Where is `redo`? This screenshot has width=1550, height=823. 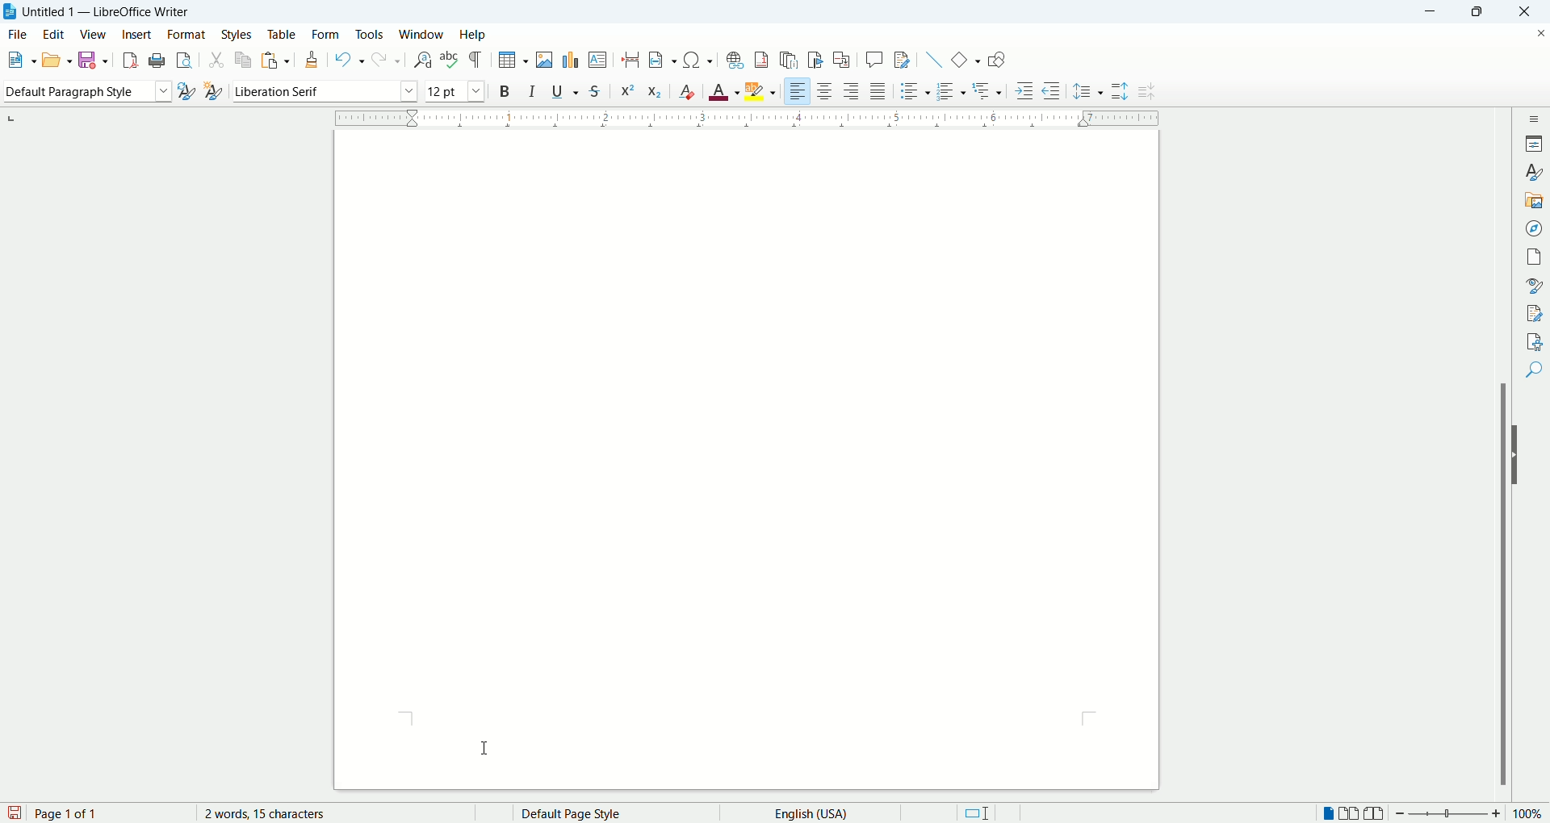 redo is located at coordinates (384, 61).